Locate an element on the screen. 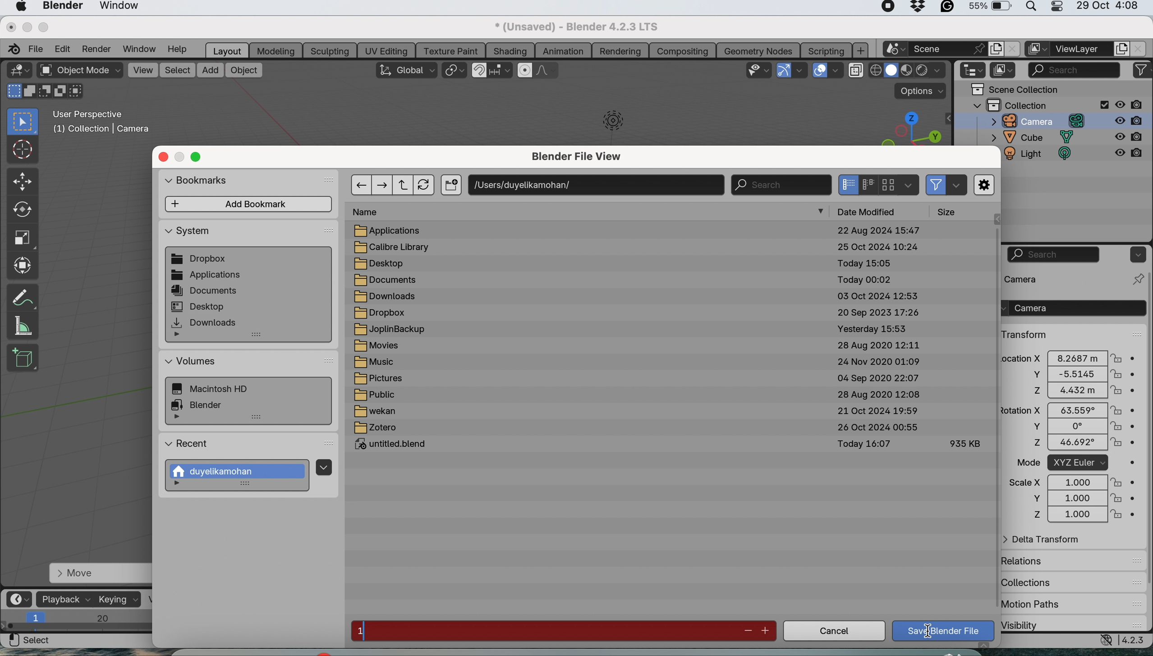 The image size is (1153, 656). object is located at coordinates (244, 70).